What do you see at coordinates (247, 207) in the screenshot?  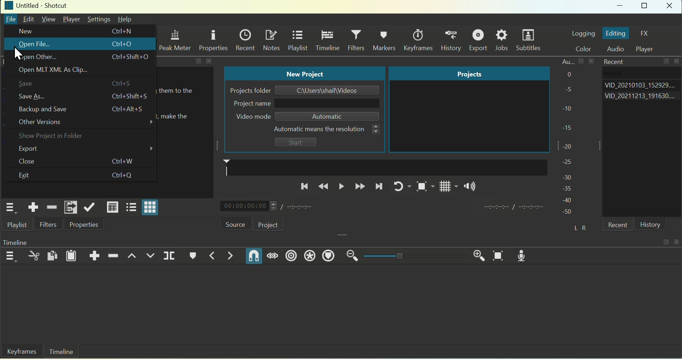 I see `00:00:00:00` at bounding box center [247, 207].